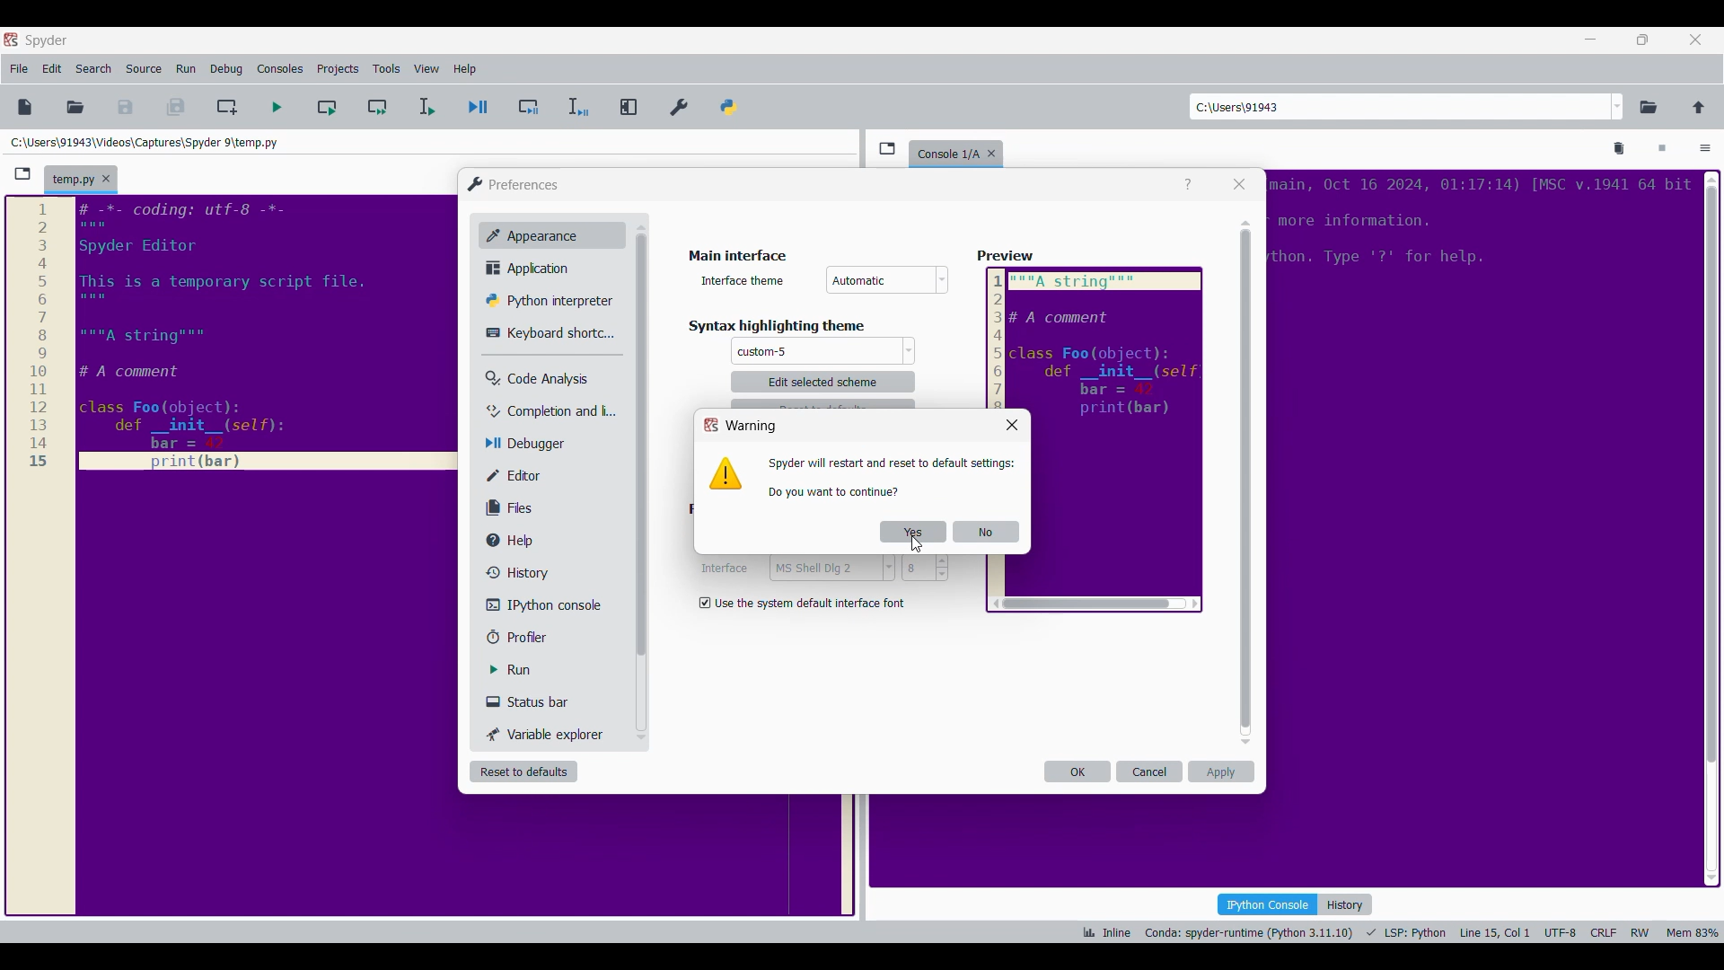  Describe the element at coordinates (912, 532) in the screenshot. I see `Yes` at that location.